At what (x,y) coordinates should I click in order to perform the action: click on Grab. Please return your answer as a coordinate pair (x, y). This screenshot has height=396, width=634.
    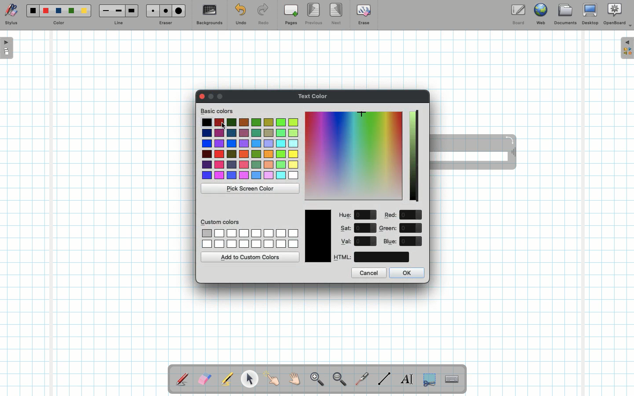
    Looking at the image, I should click on (295, 380).